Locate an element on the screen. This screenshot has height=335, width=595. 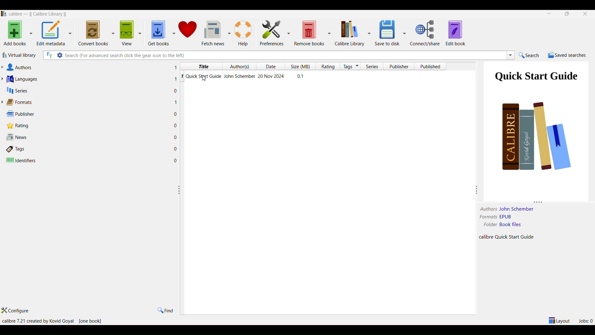
configure is located at coordinates (17, 311).